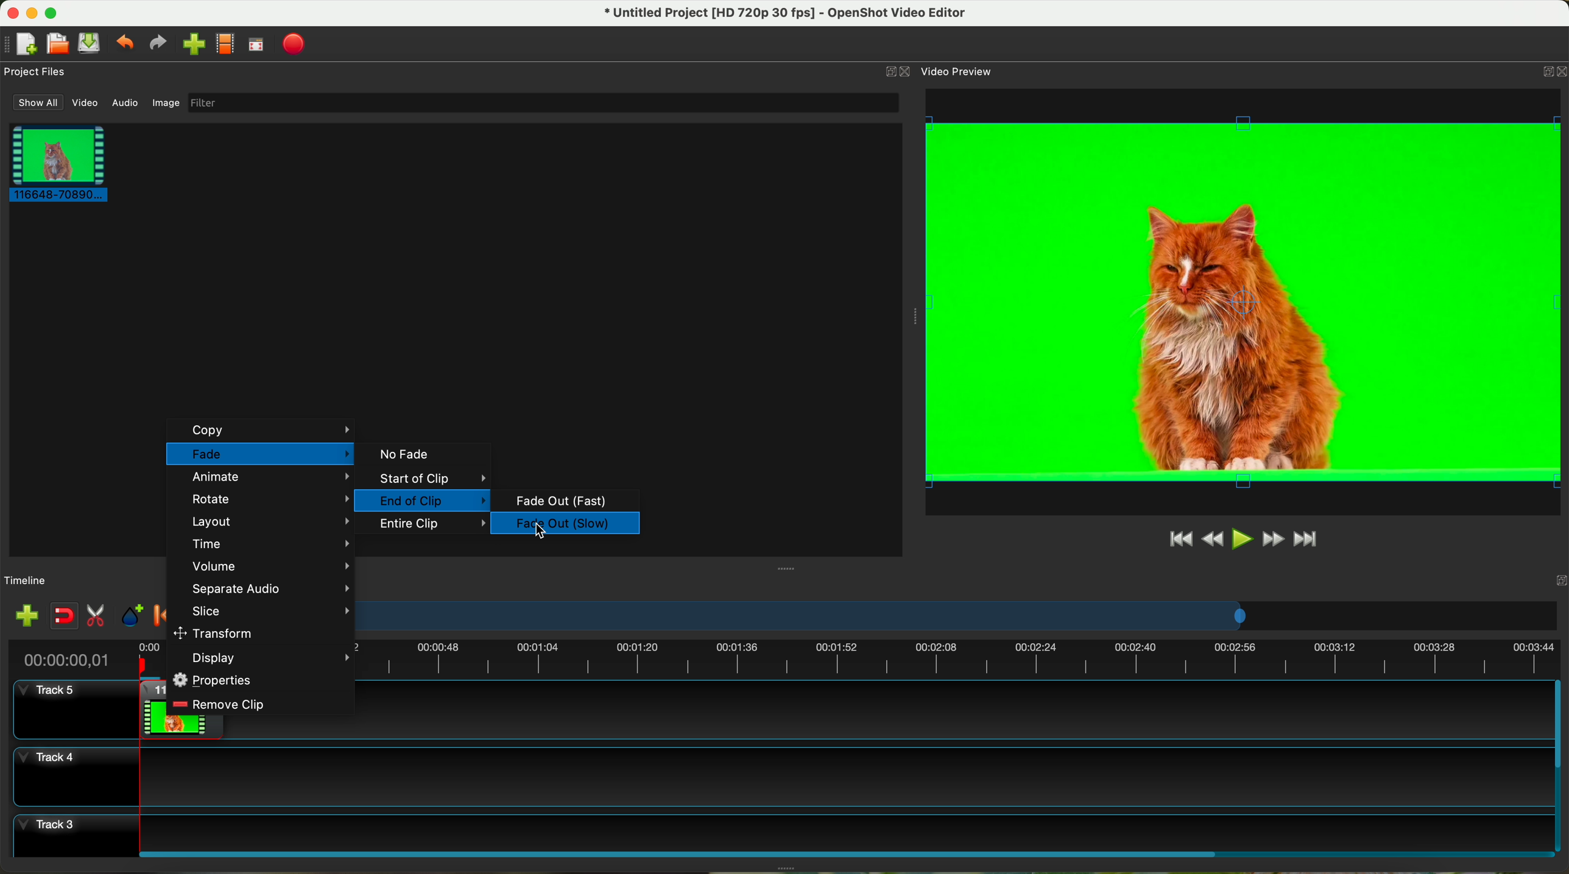 The width and height of the screenshot is (1569, 874). What do you see at coordinates (269, 542) in the screenshot?
I see `time` at bounding box center [269, 542].